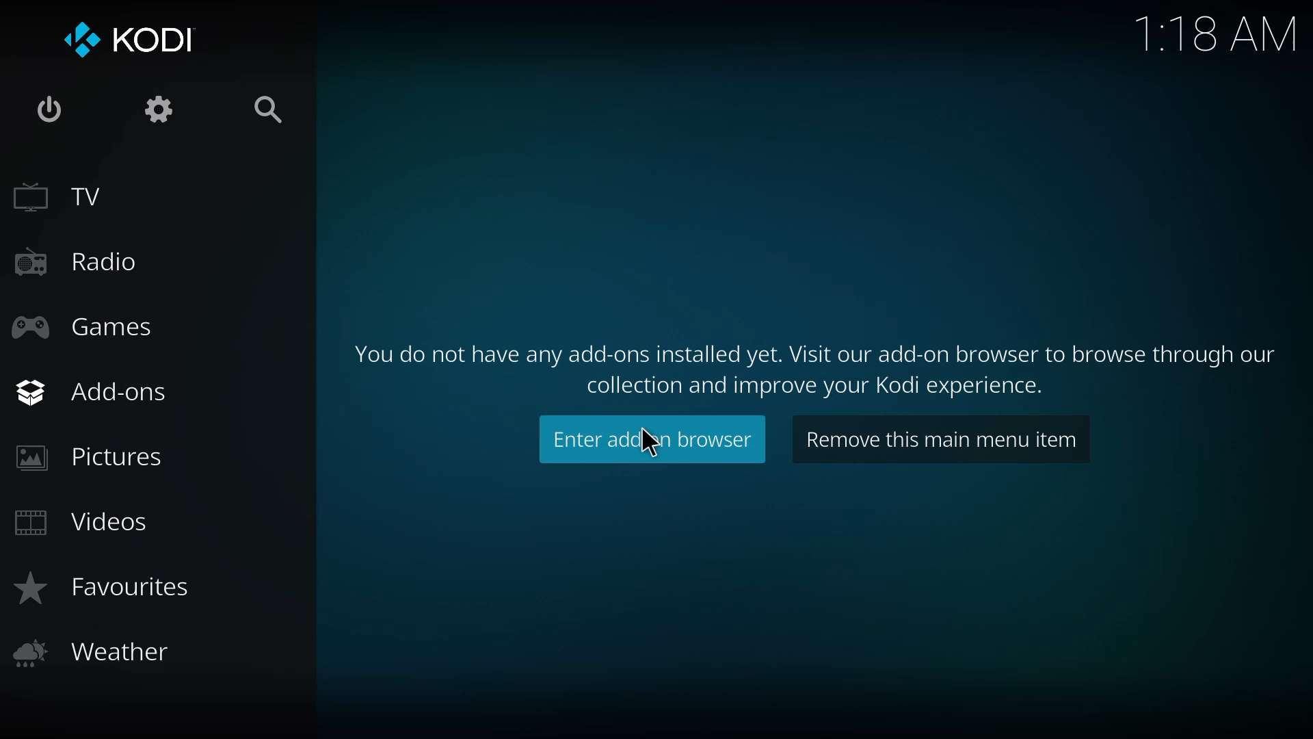  Describe the element at coordinates (1216, 32) in the screenshot. I see `time` at that location.